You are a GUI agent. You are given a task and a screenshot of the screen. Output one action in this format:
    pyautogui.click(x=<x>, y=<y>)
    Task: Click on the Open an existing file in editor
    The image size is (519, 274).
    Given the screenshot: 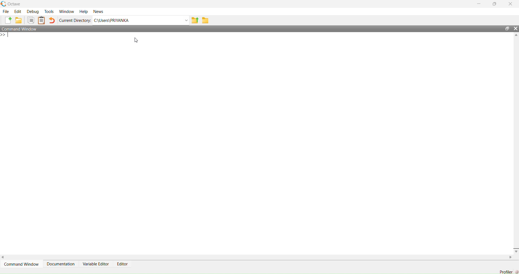 What is the action you would take?
    pyautogui.click(x=18, y=20)
    